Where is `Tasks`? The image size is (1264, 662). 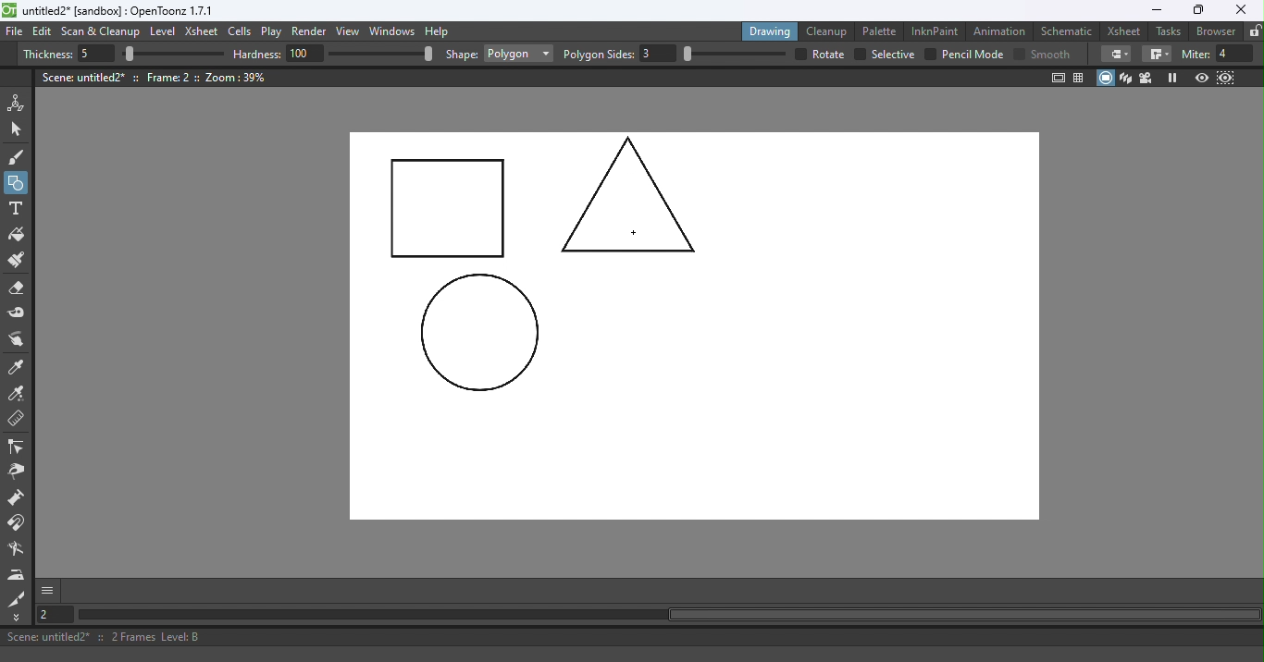
Tasks is located at coordinates (1170, 31).